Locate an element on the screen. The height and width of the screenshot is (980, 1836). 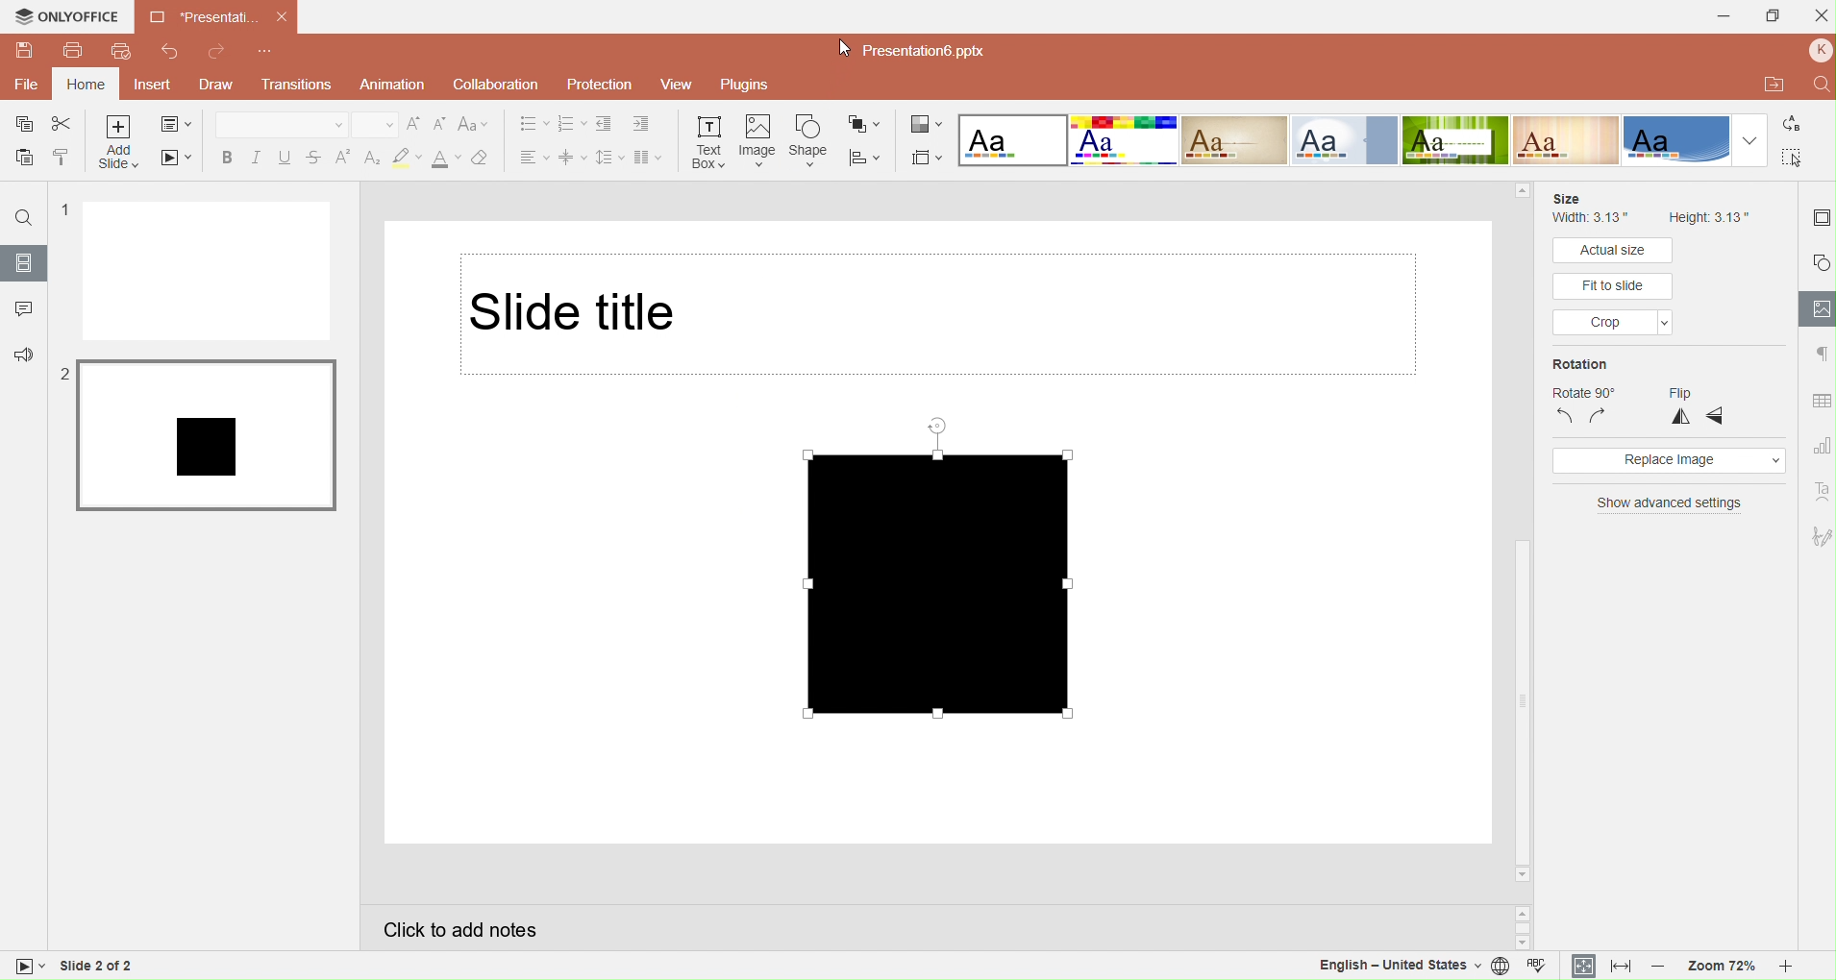
Close is located at coordinates (1819, 16).